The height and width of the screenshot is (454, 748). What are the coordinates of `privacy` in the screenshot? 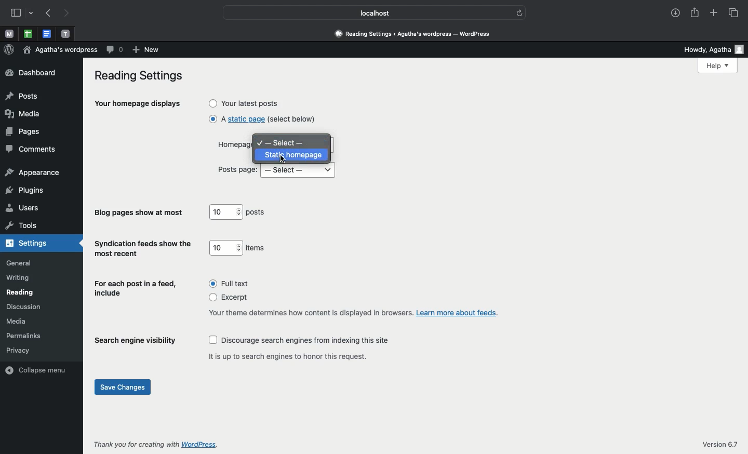 It's located at (18, 350).